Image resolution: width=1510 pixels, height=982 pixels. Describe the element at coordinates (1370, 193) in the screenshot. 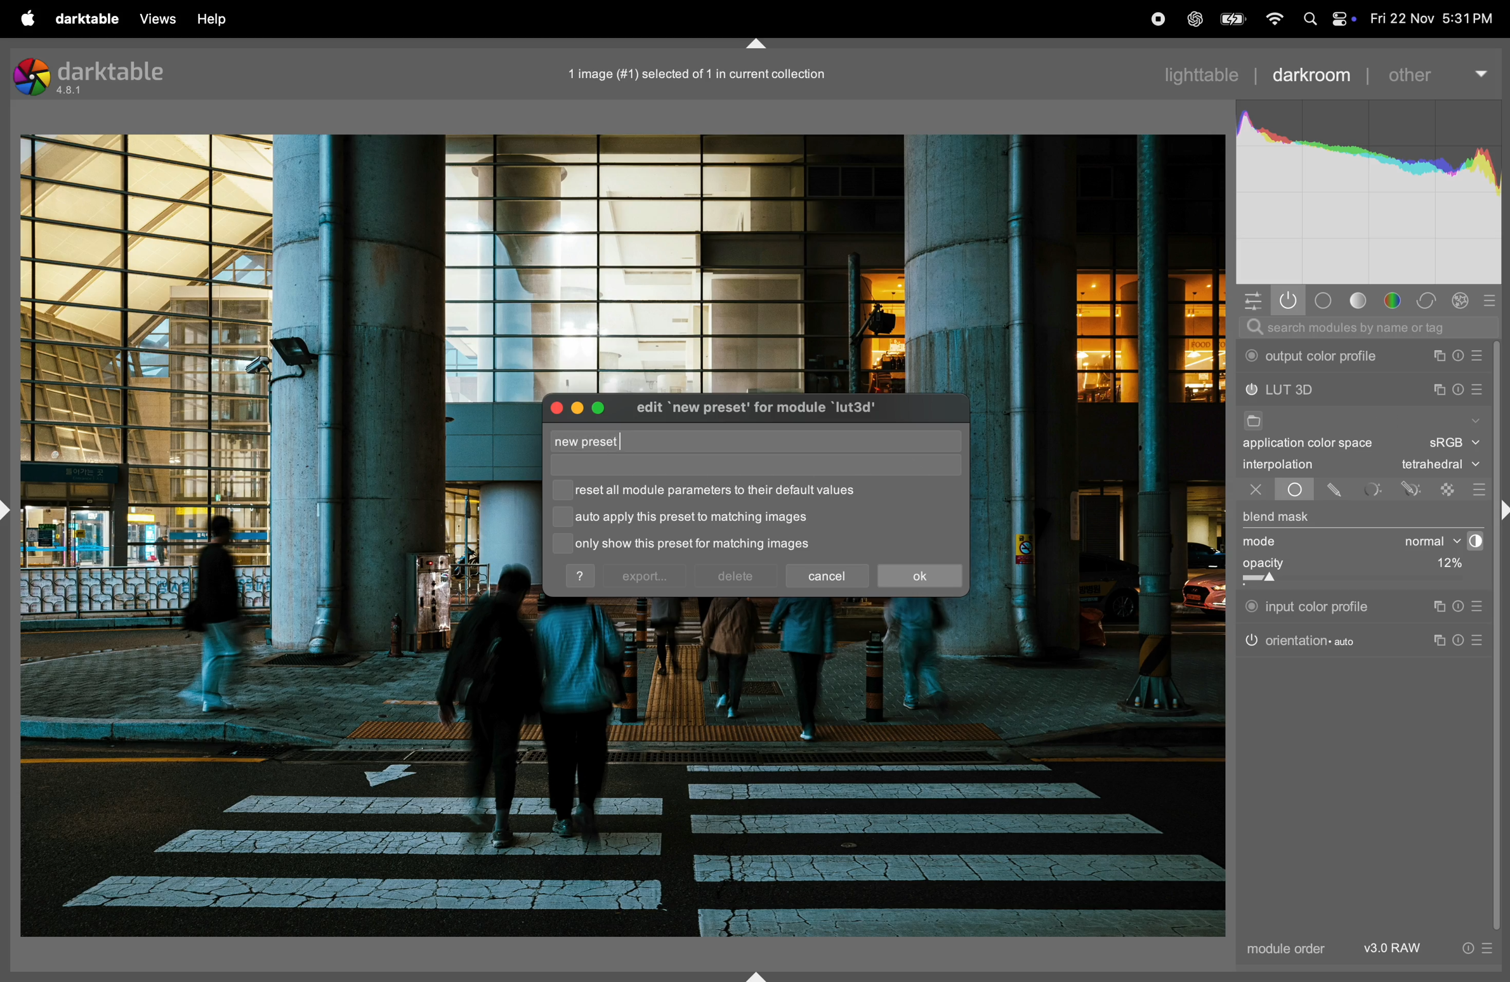

I see `histogram` at that location.